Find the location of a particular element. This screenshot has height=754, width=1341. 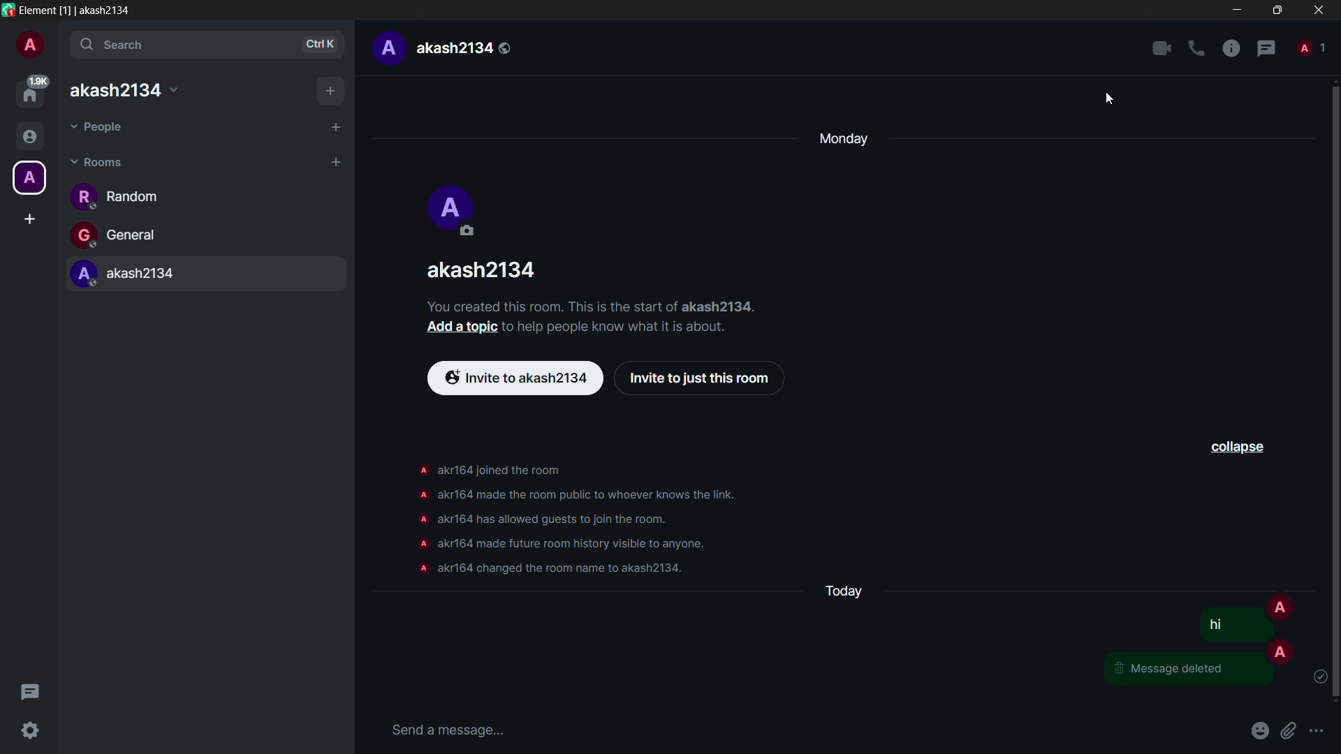

to help people know what it is about. is located at coordinates (628, 327).